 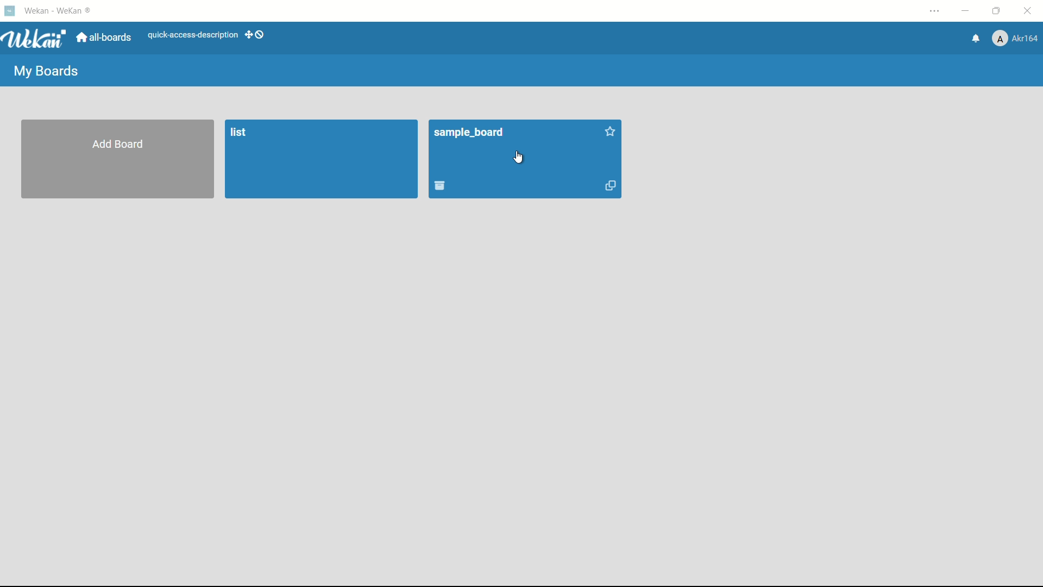 What do you see at coordinates (34, 39) in the screenshot?
I see `app logo` at bounding box center [34, 39].